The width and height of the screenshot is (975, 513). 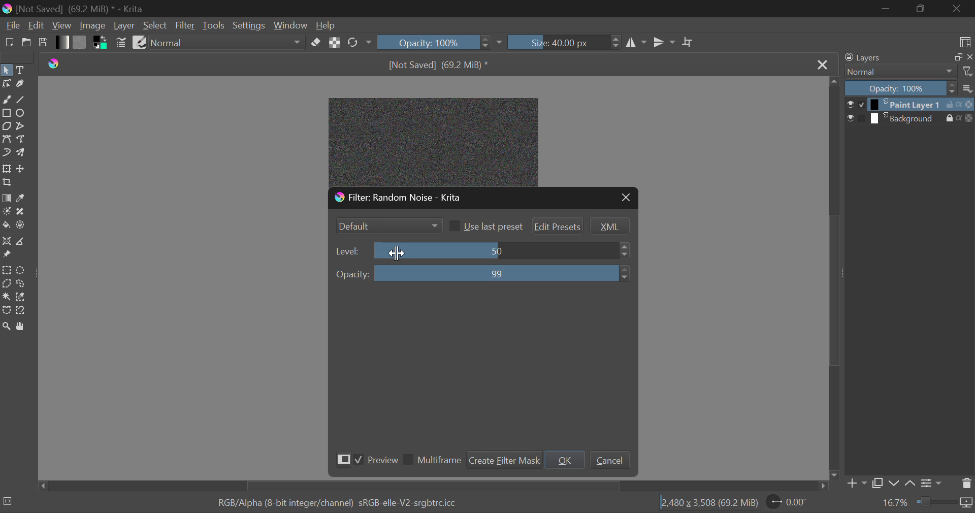 I want to click on background, so click(x=903, y=118).